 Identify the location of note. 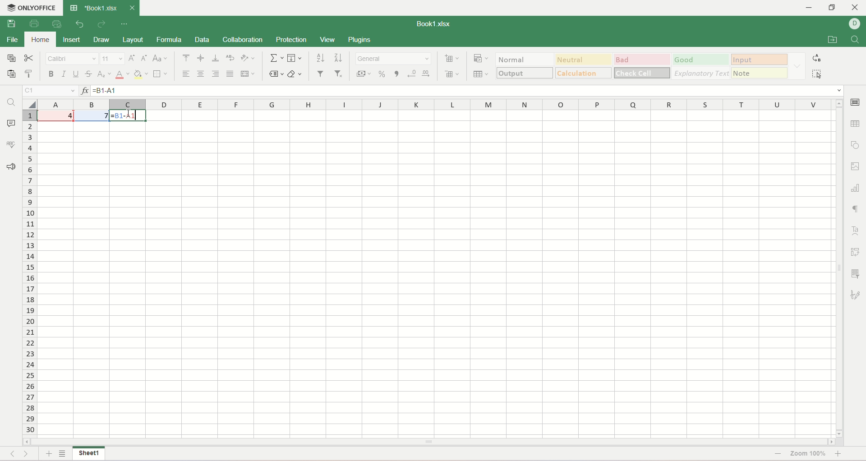
(761, 73).